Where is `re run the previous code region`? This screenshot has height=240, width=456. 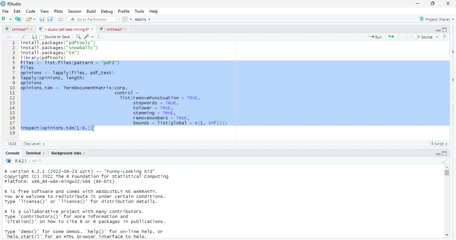
re run the previous code region is located at coordinates (389, 36).